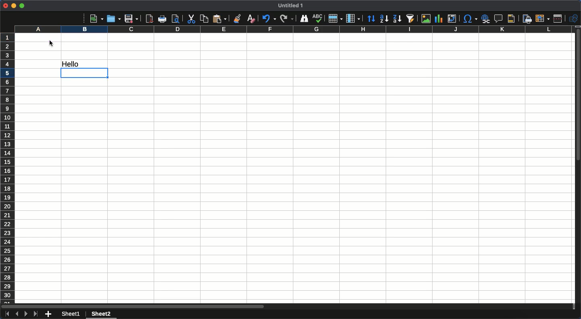 The height and width of the screenshot is (319, 581). I want to click on Sheet 1, so click(72, 314).